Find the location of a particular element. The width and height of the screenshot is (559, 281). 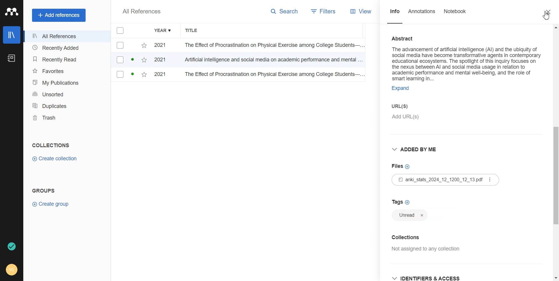

My Publication is located at coordinates (66, 82).